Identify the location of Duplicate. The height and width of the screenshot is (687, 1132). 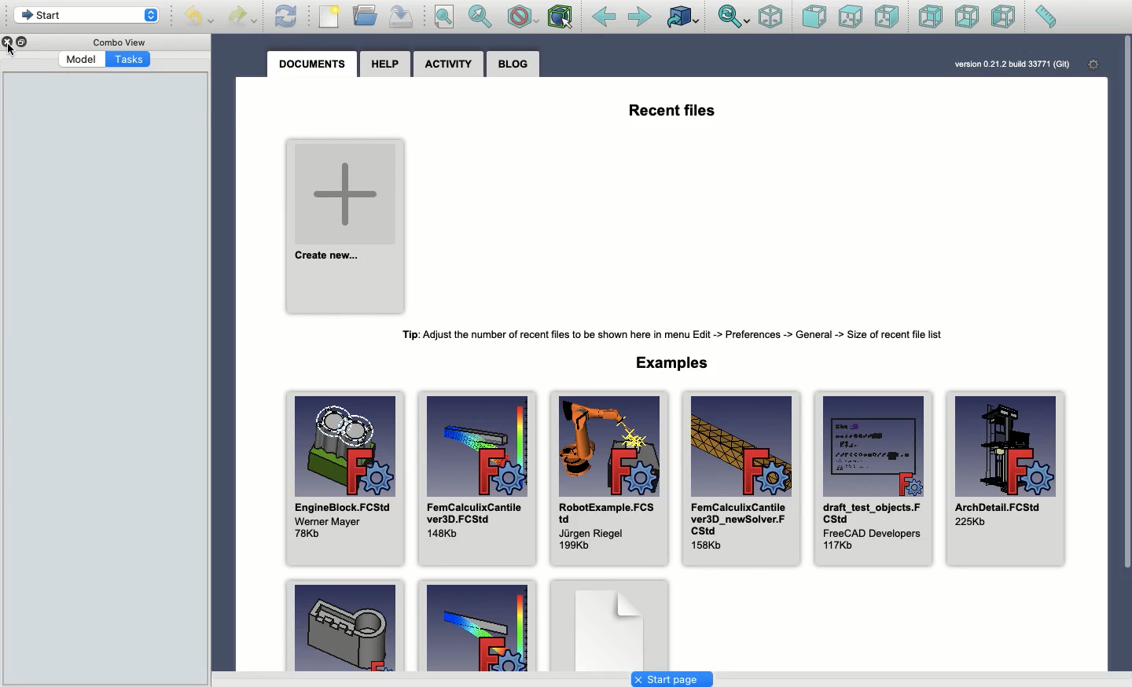
(23, 42).